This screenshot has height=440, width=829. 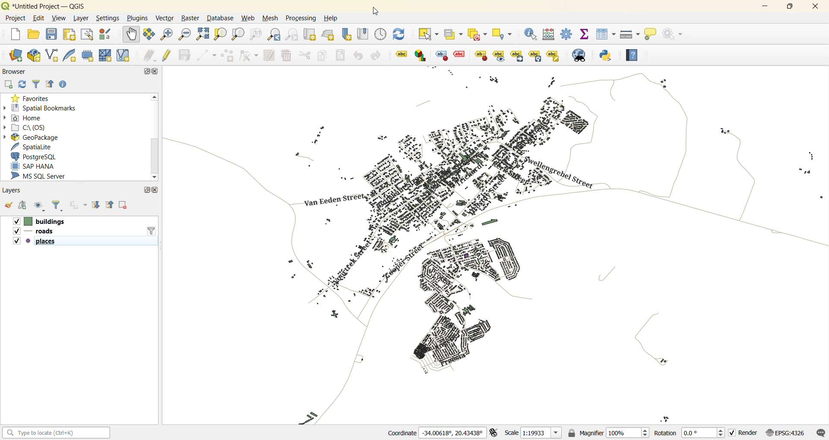 I want to click on collapse all, so click(x=110, y=205).